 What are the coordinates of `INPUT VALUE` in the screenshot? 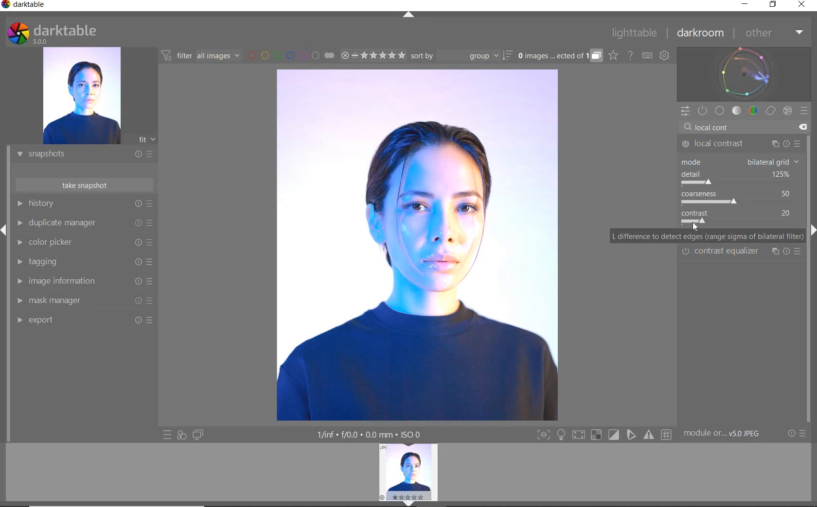 It's located at (717, 126).